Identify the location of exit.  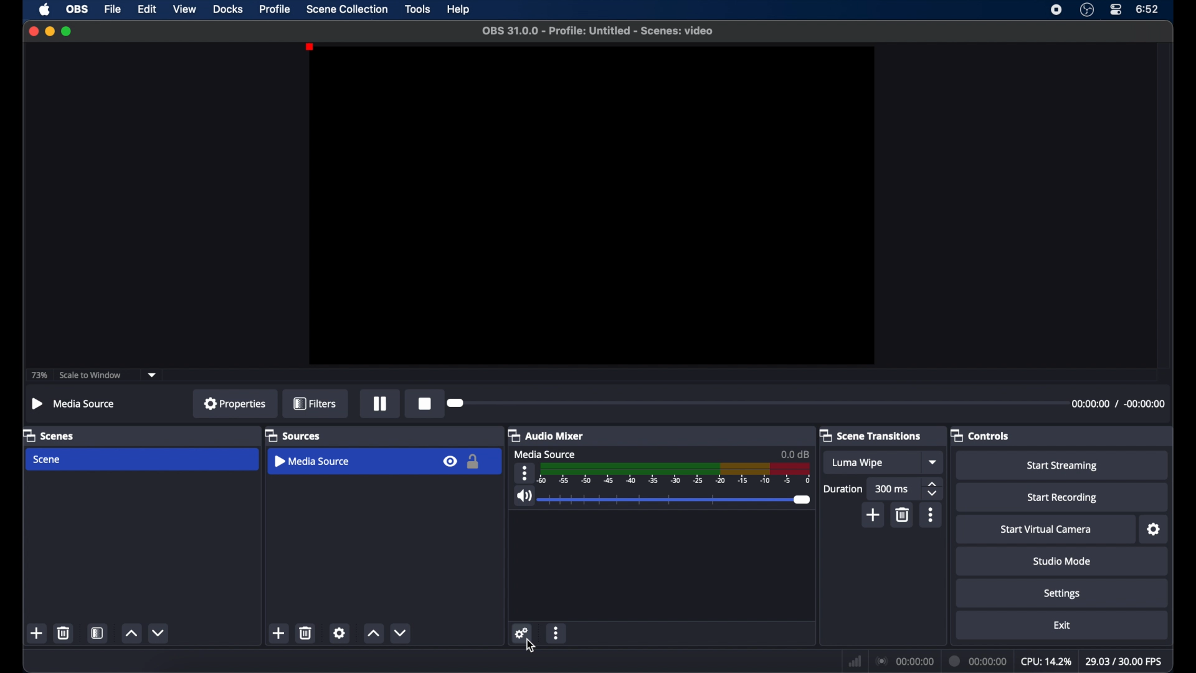
(1063, 626).